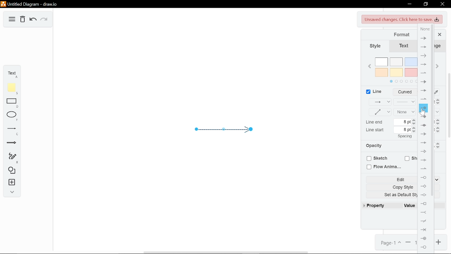  Describe the element at coordinates (12, 103) in the screenshot. I see `Rectangle` at that location.